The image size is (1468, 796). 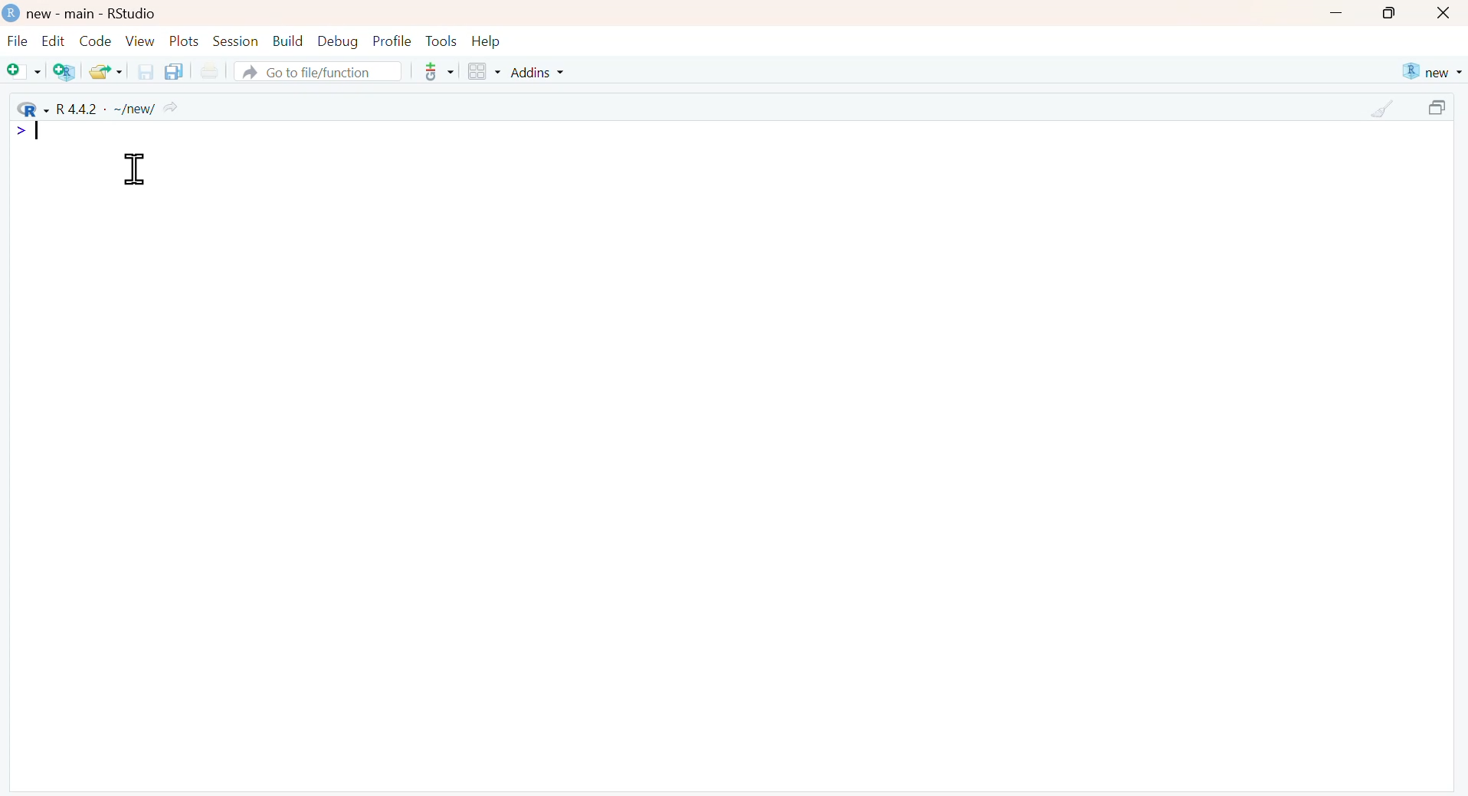 I want to click on Session, so click(x=235, y=41).